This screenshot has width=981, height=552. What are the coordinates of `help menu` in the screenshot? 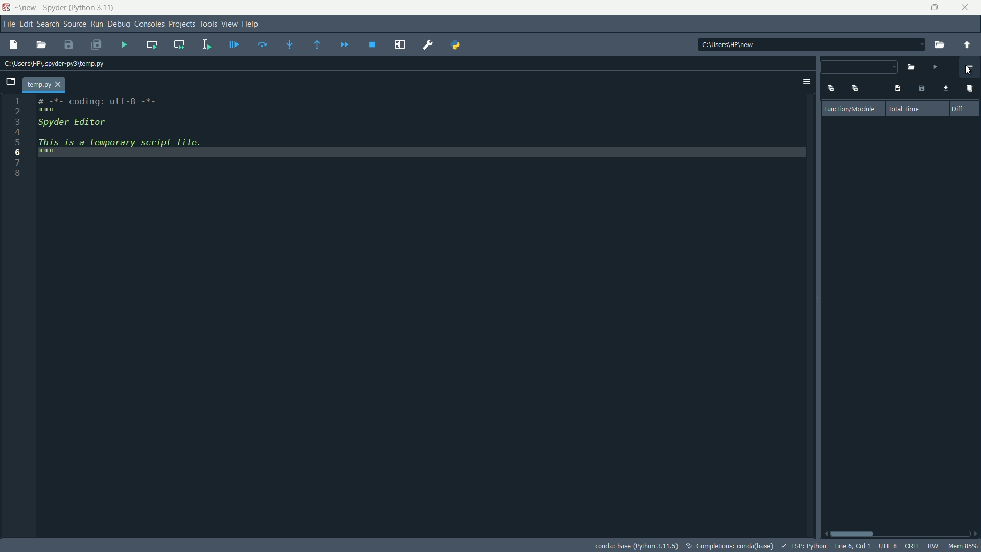 It's located at (252, 24).